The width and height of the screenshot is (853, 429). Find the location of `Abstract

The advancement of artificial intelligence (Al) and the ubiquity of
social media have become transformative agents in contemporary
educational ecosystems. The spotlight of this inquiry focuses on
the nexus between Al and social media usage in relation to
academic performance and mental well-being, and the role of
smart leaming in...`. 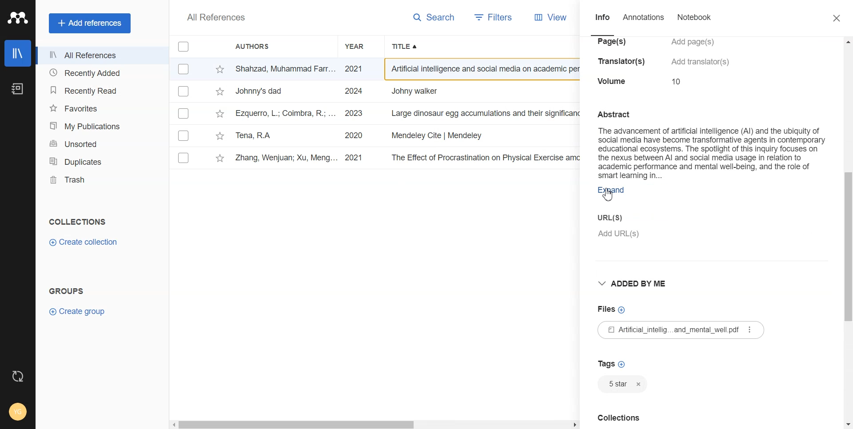

Abstract

The advancement of artificial intelligence (Al) and the ubiquity of
social media have become transformative agents in contemporary
educational ecosystems. The spotlight of this inquiry focuses on
the nexus between Al and social media usage in relation to
academic performance and mental well-being, and the role of
smart leaming in... is located at coordinates (710, 144).